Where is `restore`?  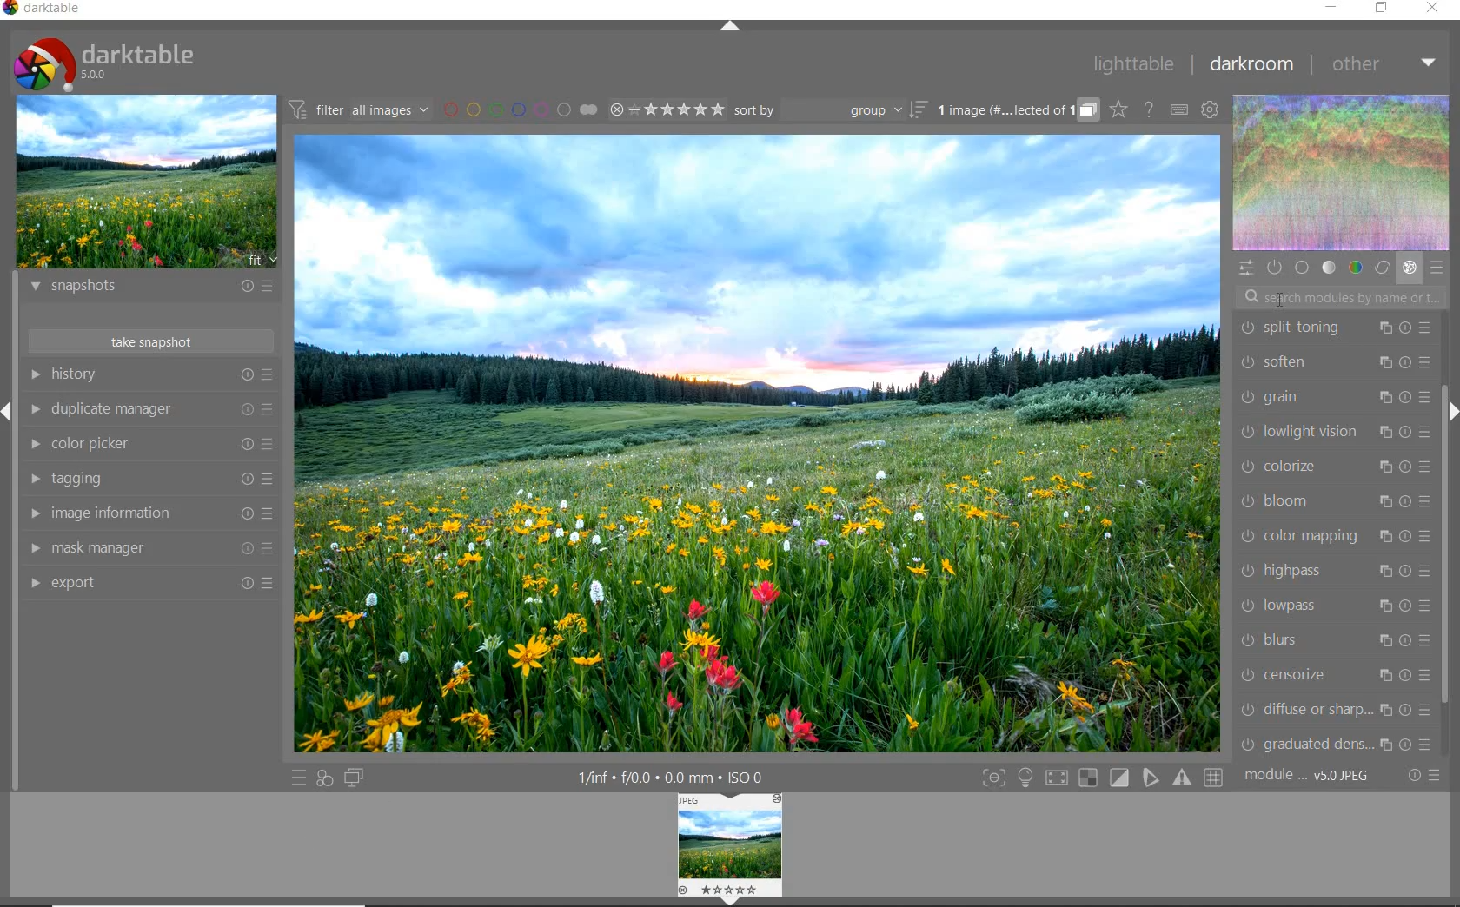
restore is located at coordinates (1384, 9).